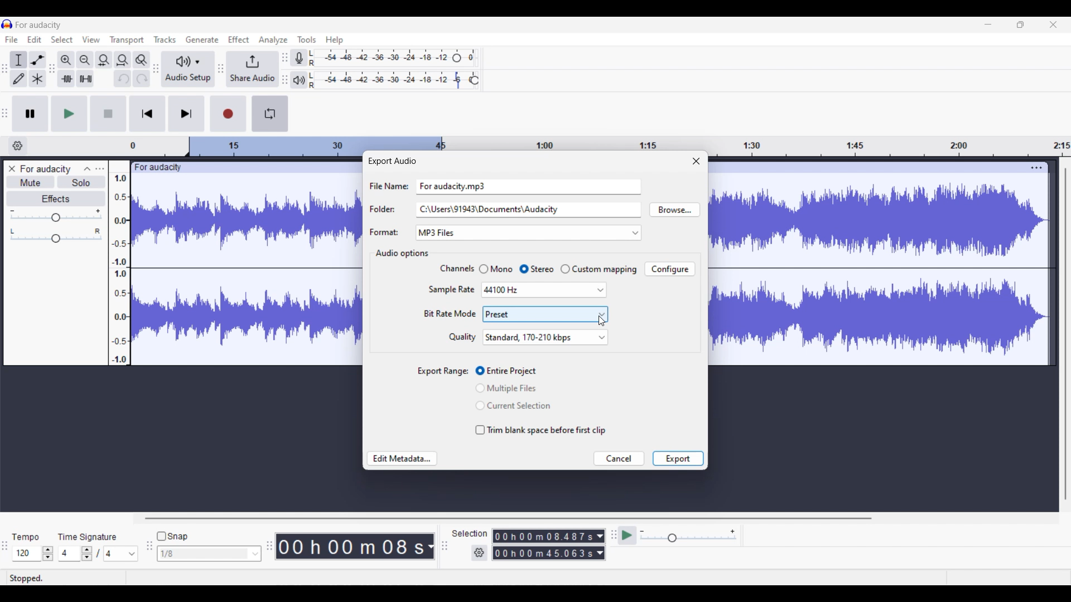 Image resolution: width=1071 pixels, height=602 pixels. What do you see at coordinates (514, 388) in the screenshot?
I see `Toggle for 'Multiple Files'` at bounding box center [514, 388].